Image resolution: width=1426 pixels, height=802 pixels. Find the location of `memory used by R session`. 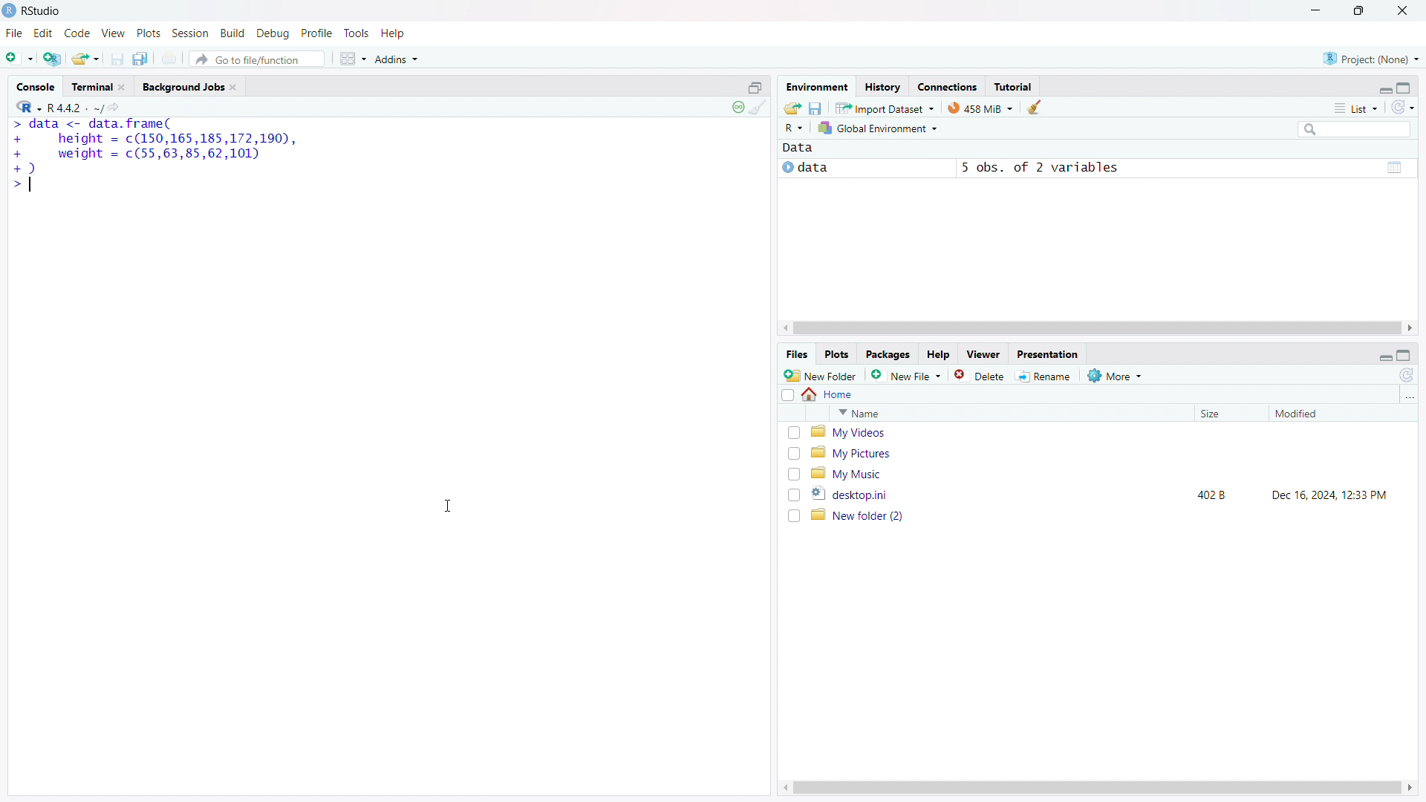

memory used by R session is located at coordinates (980, 107).